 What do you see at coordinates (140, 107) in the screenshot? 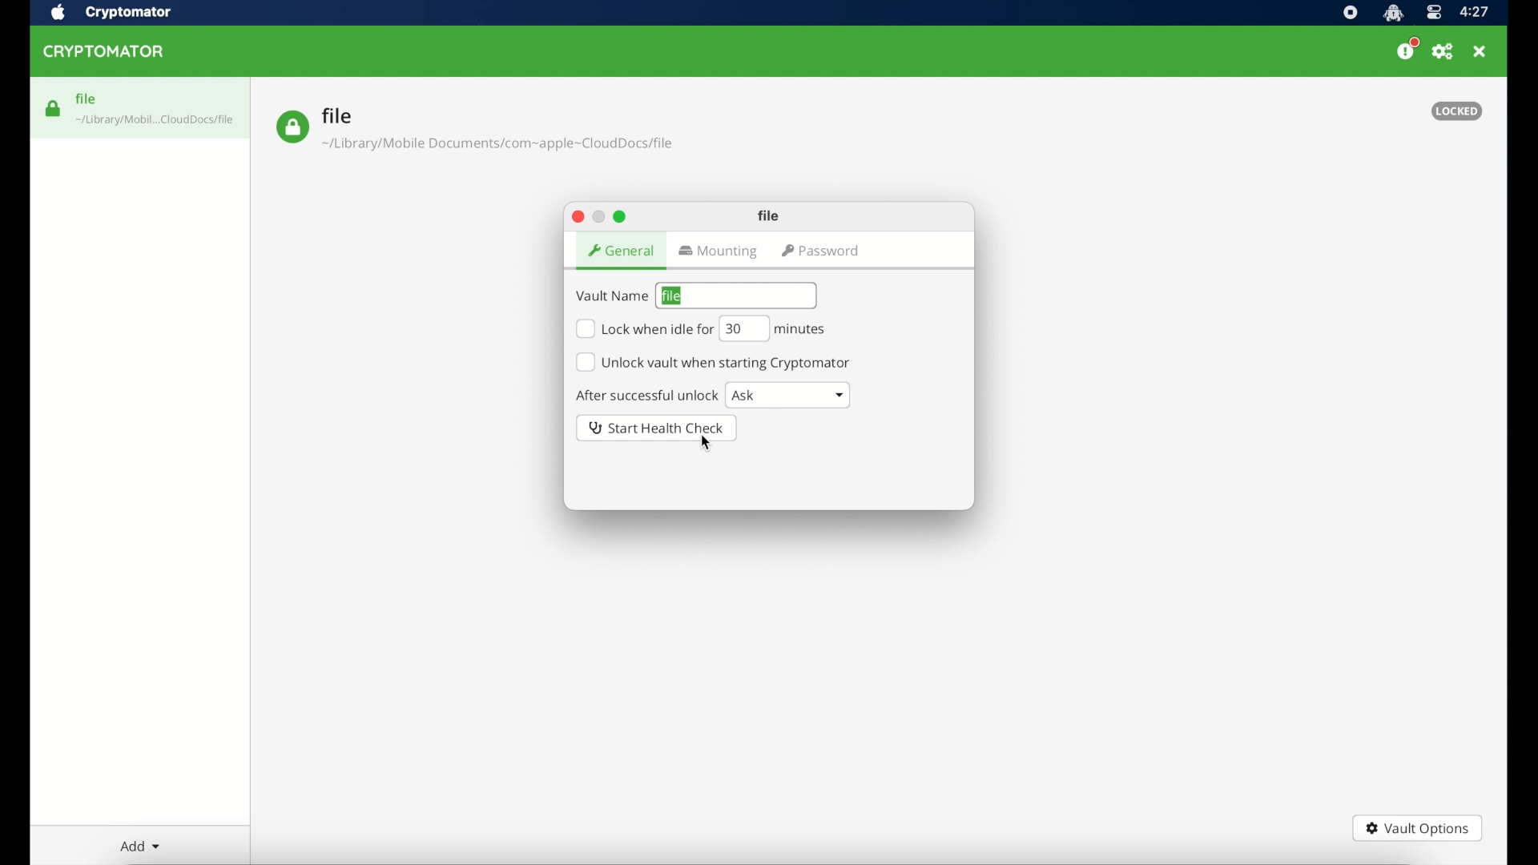
I see `file highlighted` at bounding box center [140, 107].